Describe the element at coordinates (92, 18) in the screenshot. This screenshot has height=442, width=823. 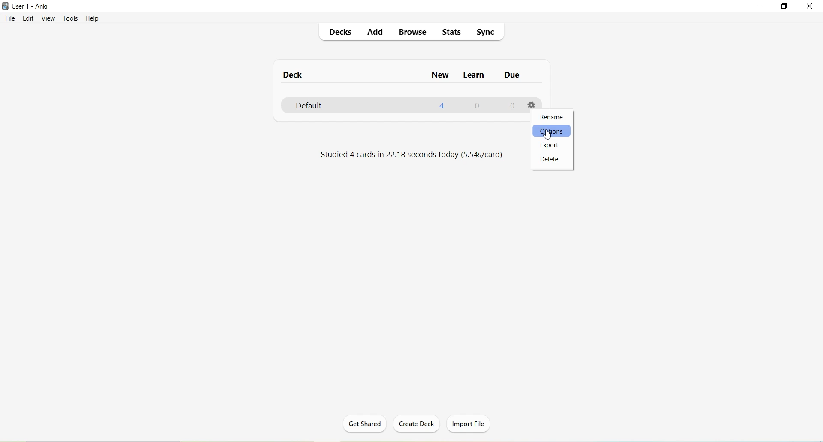
I see `Help` at that location.